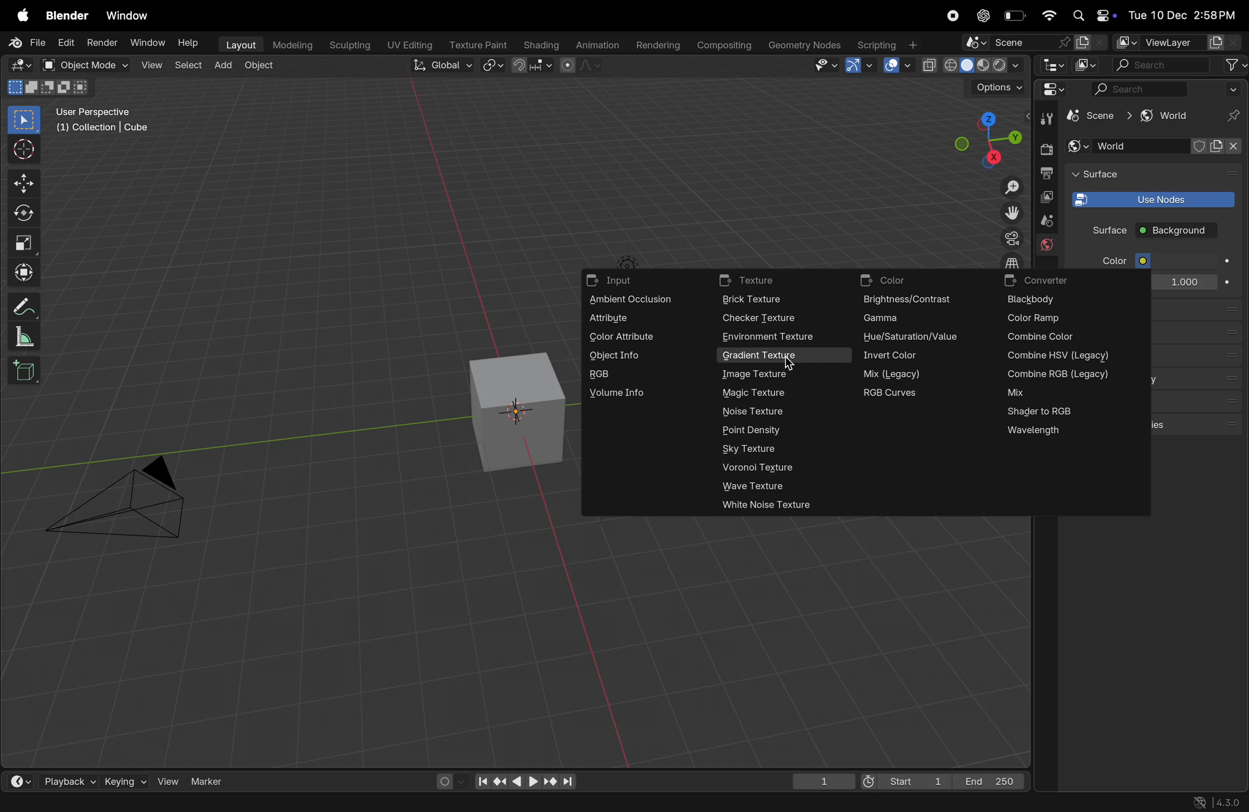 Image resolution: width=1249 pixels, height=812 pixels. What do you see at coordinates (222, 66) in the screenshot?
I see `add` at bounding box center [222, 66].